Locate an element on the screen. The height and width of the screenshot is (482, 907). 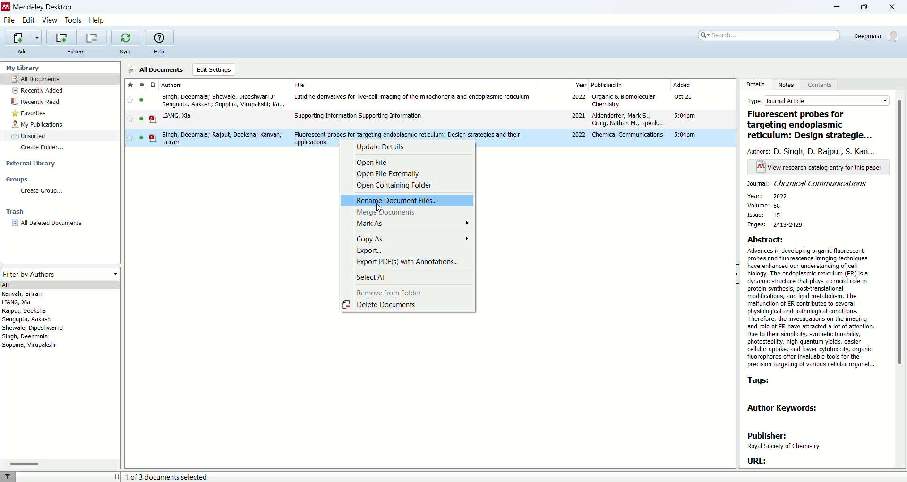
added is located at coordinates (702, 85).